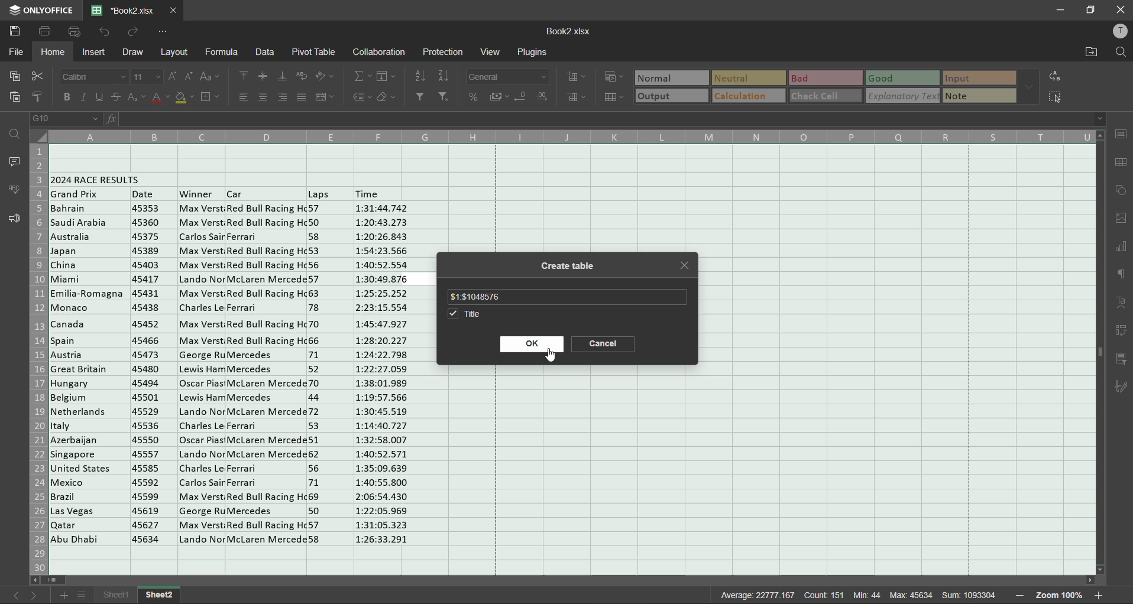 The width and height of the screenshot is (1133, 604). Describe the element at coordinates (1122, 134) in the screenshot. I see `cell settings` at that location.